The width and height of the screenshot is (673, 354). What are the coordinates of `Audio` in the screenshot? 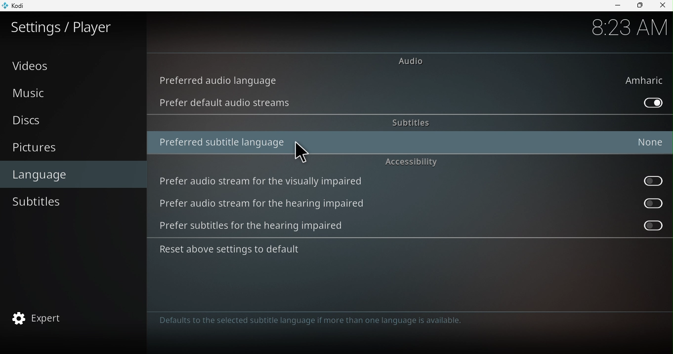 It's located at (409, 61).